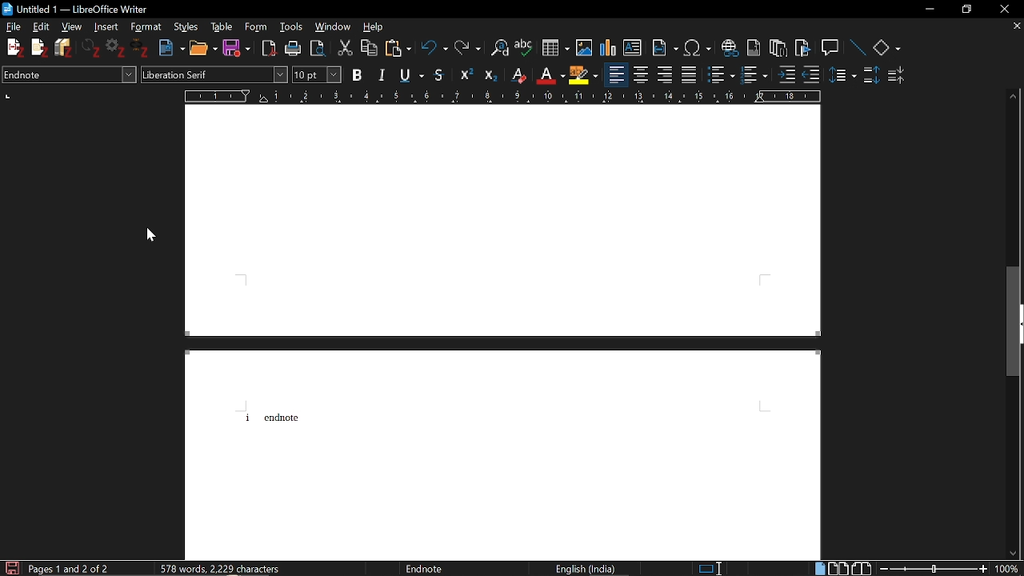 The image size is (1024, 576). I want to click on Subscript, so click(491, 76).